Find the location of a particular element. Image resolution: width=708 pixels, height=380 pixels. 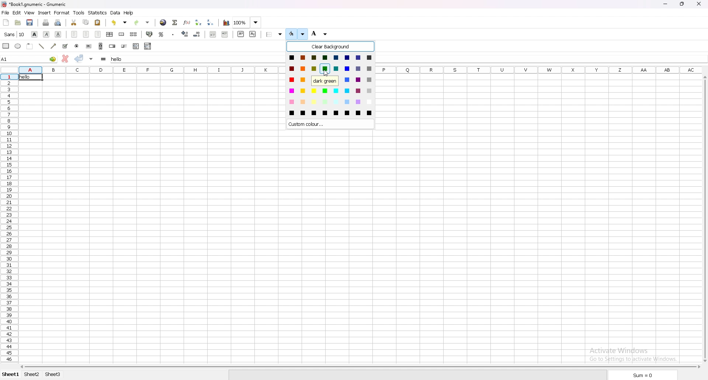

formula is located at coordinates (104, 58).